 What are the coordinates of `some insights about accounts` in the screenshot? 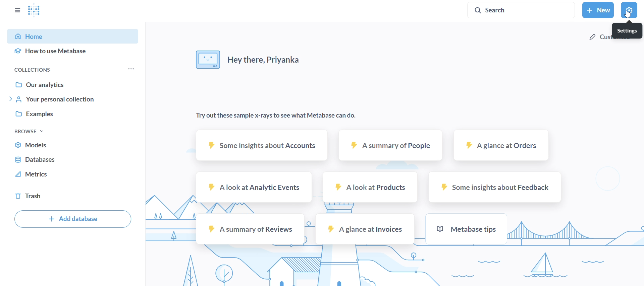 It's located at (262, 144).